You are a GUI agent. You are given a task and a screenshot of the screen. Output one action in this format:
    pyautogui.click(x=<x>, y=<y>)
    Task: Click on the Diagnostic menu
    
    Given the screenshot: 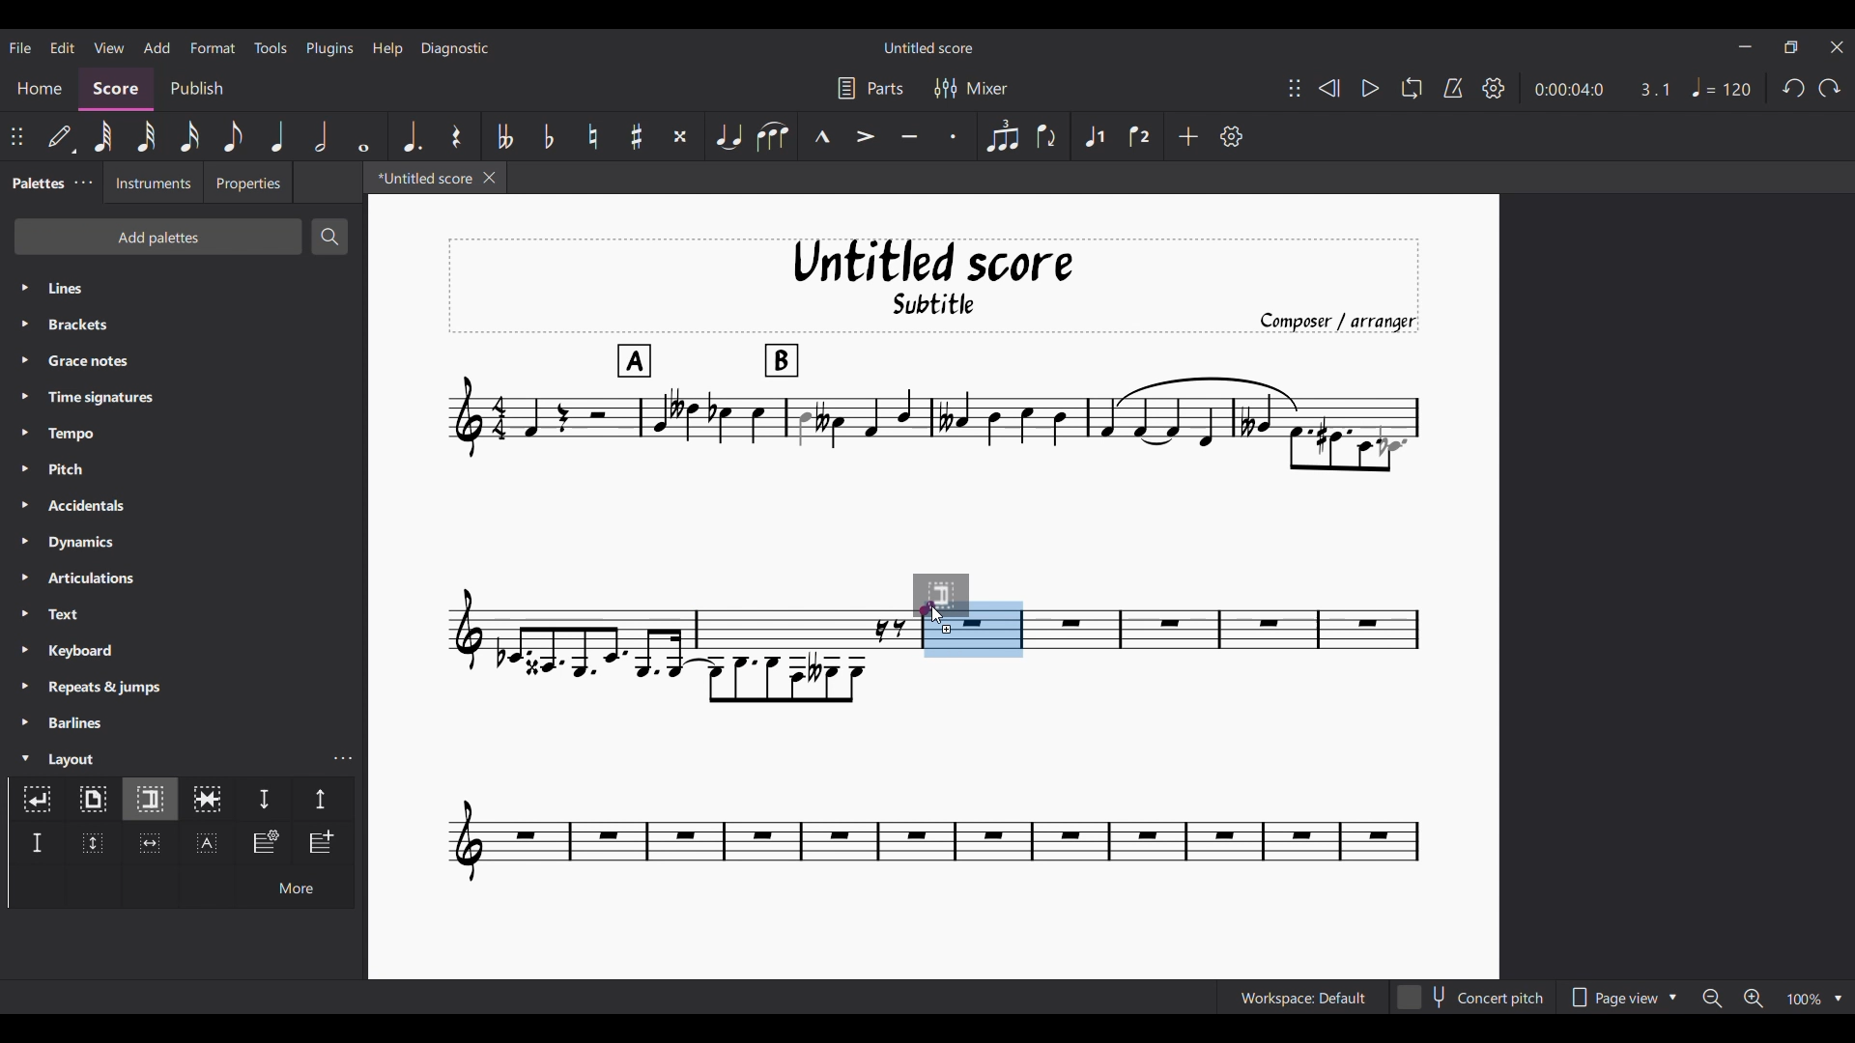 What is the action you would take?
    pyautogui.click(x=456, y=48)
    